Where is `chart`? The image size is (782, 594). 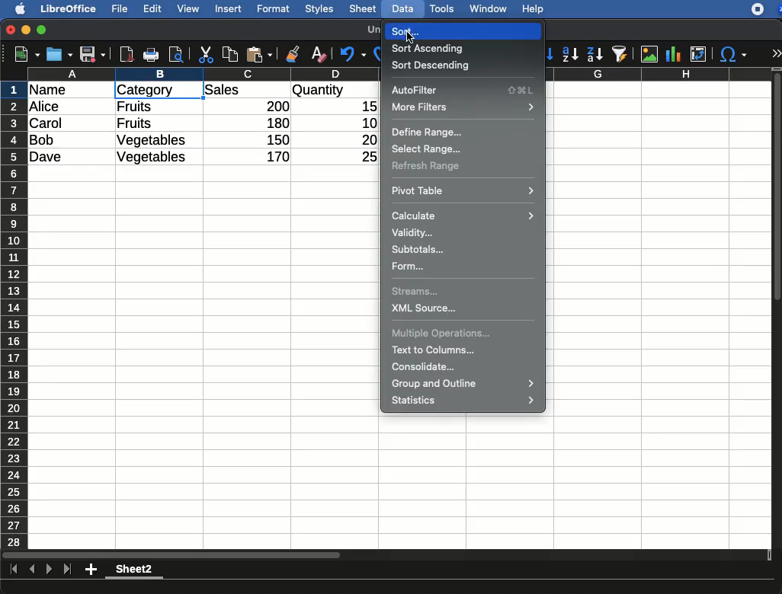
chart is located at coordinates (674, 54).